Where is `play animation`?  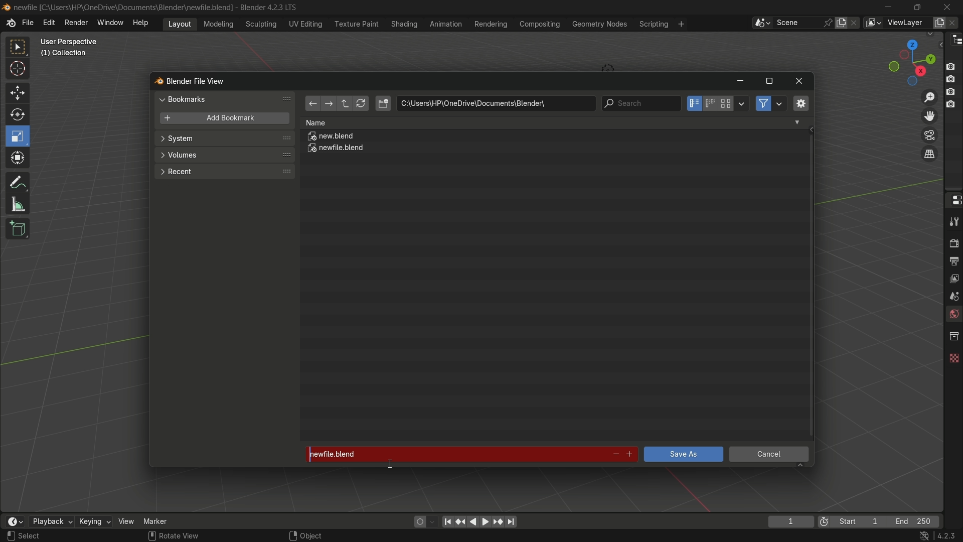 play animation is located at coordinates (479, 521).